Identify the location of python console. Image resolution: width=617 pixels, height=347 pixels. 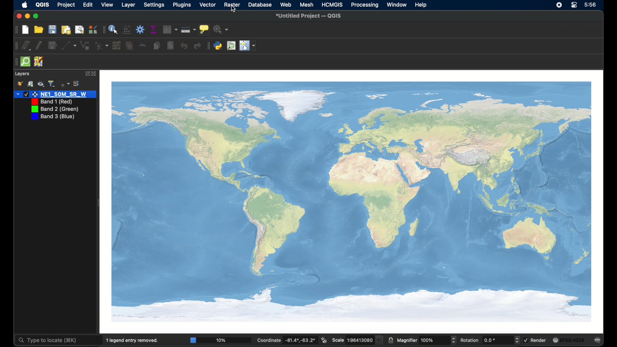
(218, 46).